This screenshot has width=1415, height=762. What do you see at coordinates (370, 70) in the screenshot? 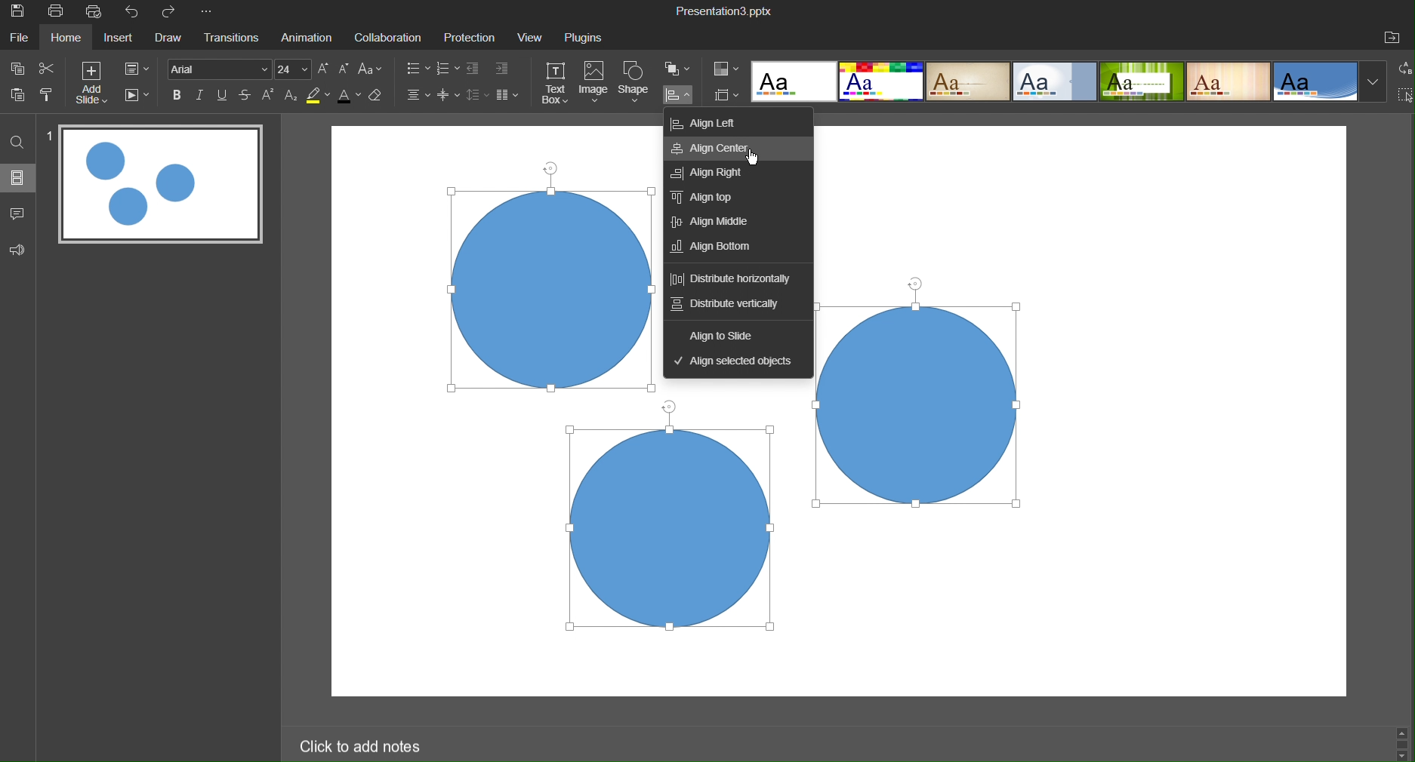
I see `Character Case Settings` at bounding box center [370, 70].